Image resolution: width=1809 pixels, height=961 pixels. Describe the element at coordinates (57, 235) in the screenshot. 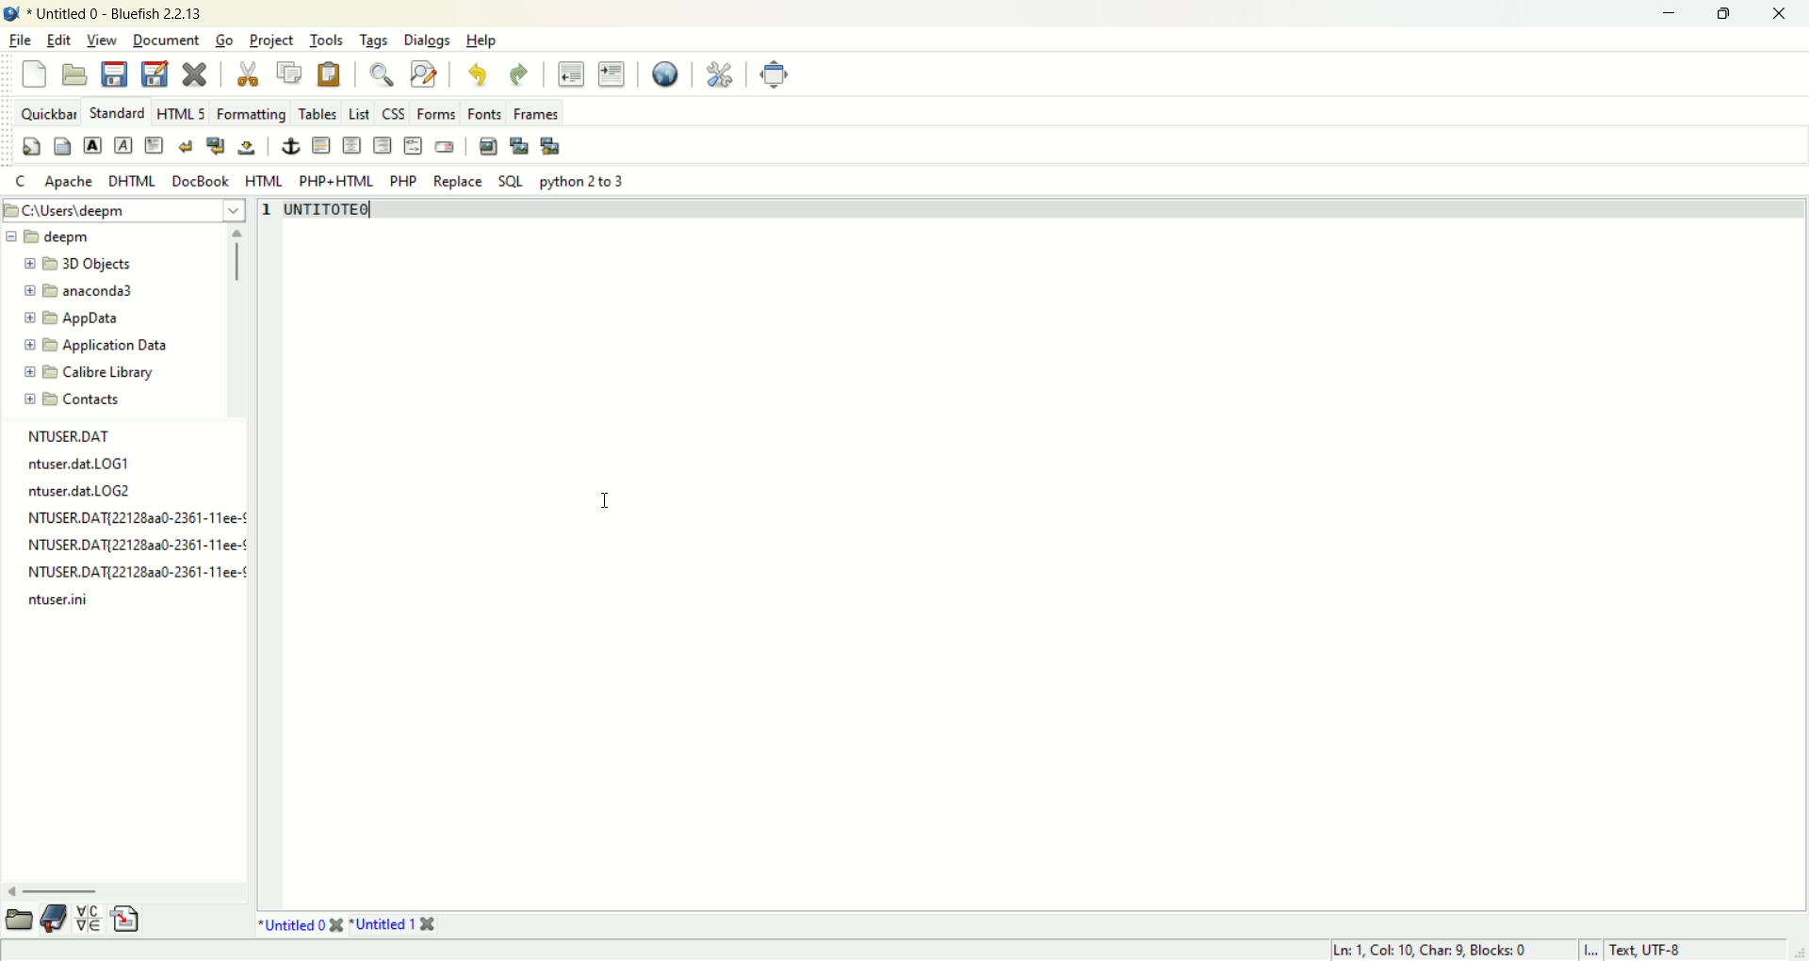

I see `deepm` at that location.